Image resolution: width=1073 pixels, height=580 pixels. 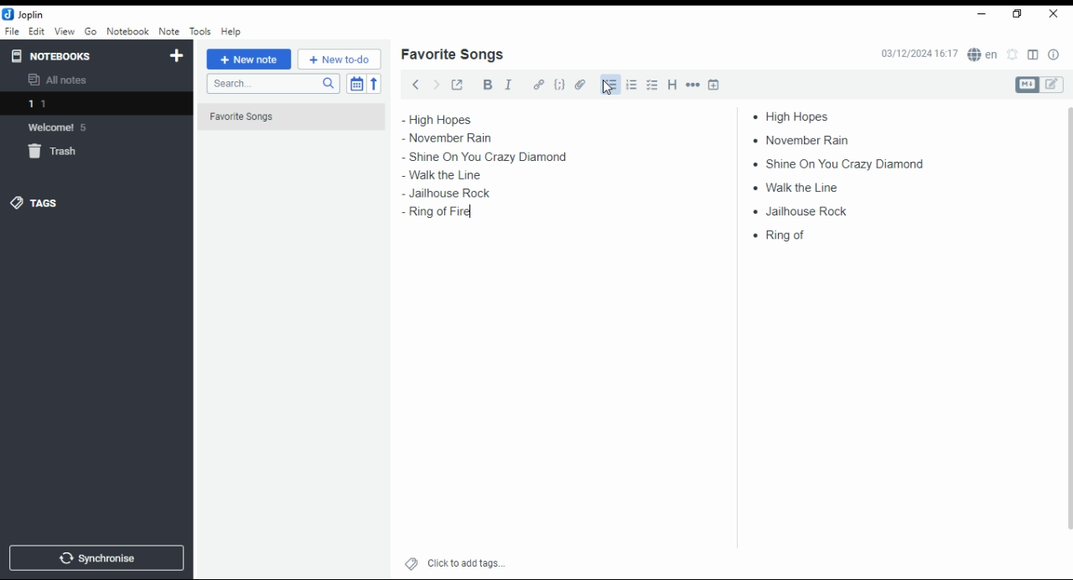 What do you see at coordinates (201, 32) in the screenshot?
I see `tools` at bounding box center [201, 32].